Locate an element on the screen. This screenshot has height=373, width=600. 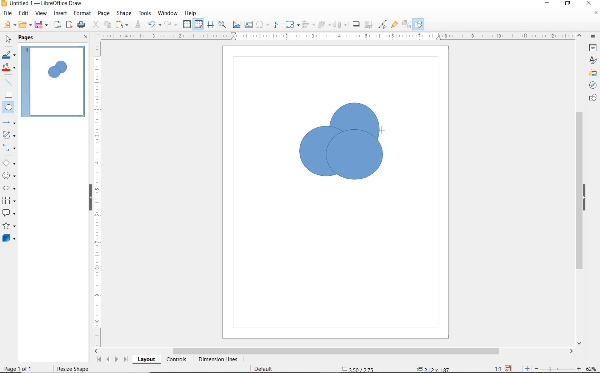
COPY is located at coordinates (107, 24).